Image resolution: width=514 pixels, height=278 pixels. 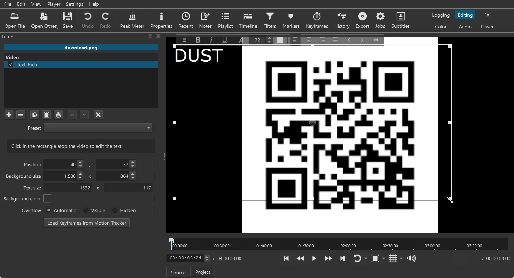 What do you see at coordinates (45, 20) in the screenshot?
I see `Open Other` at bounding box center [45, 20].